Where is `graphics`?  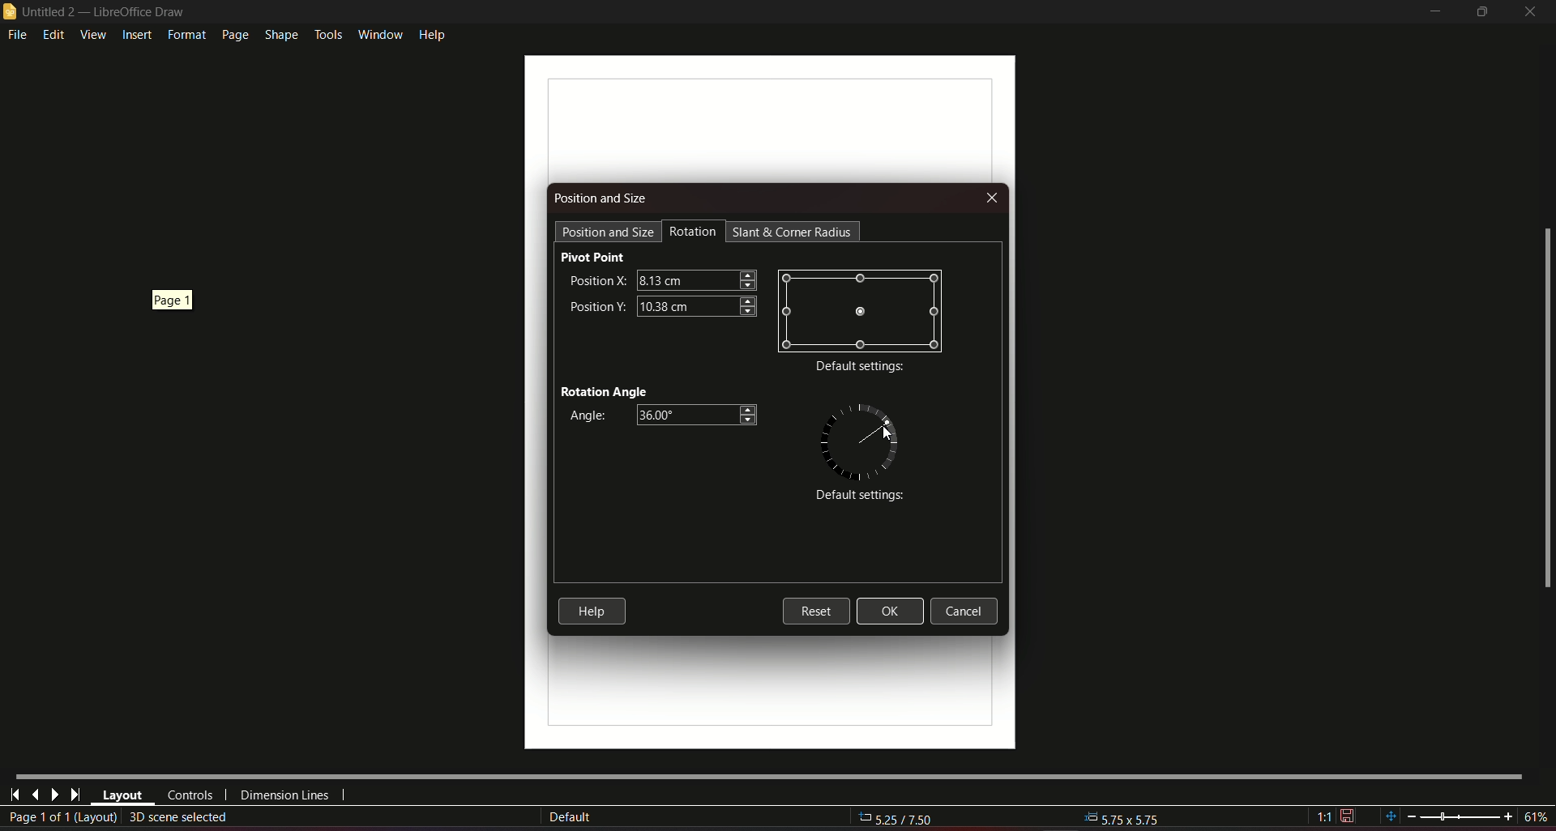 graphics is located at coordinates (860, 439).